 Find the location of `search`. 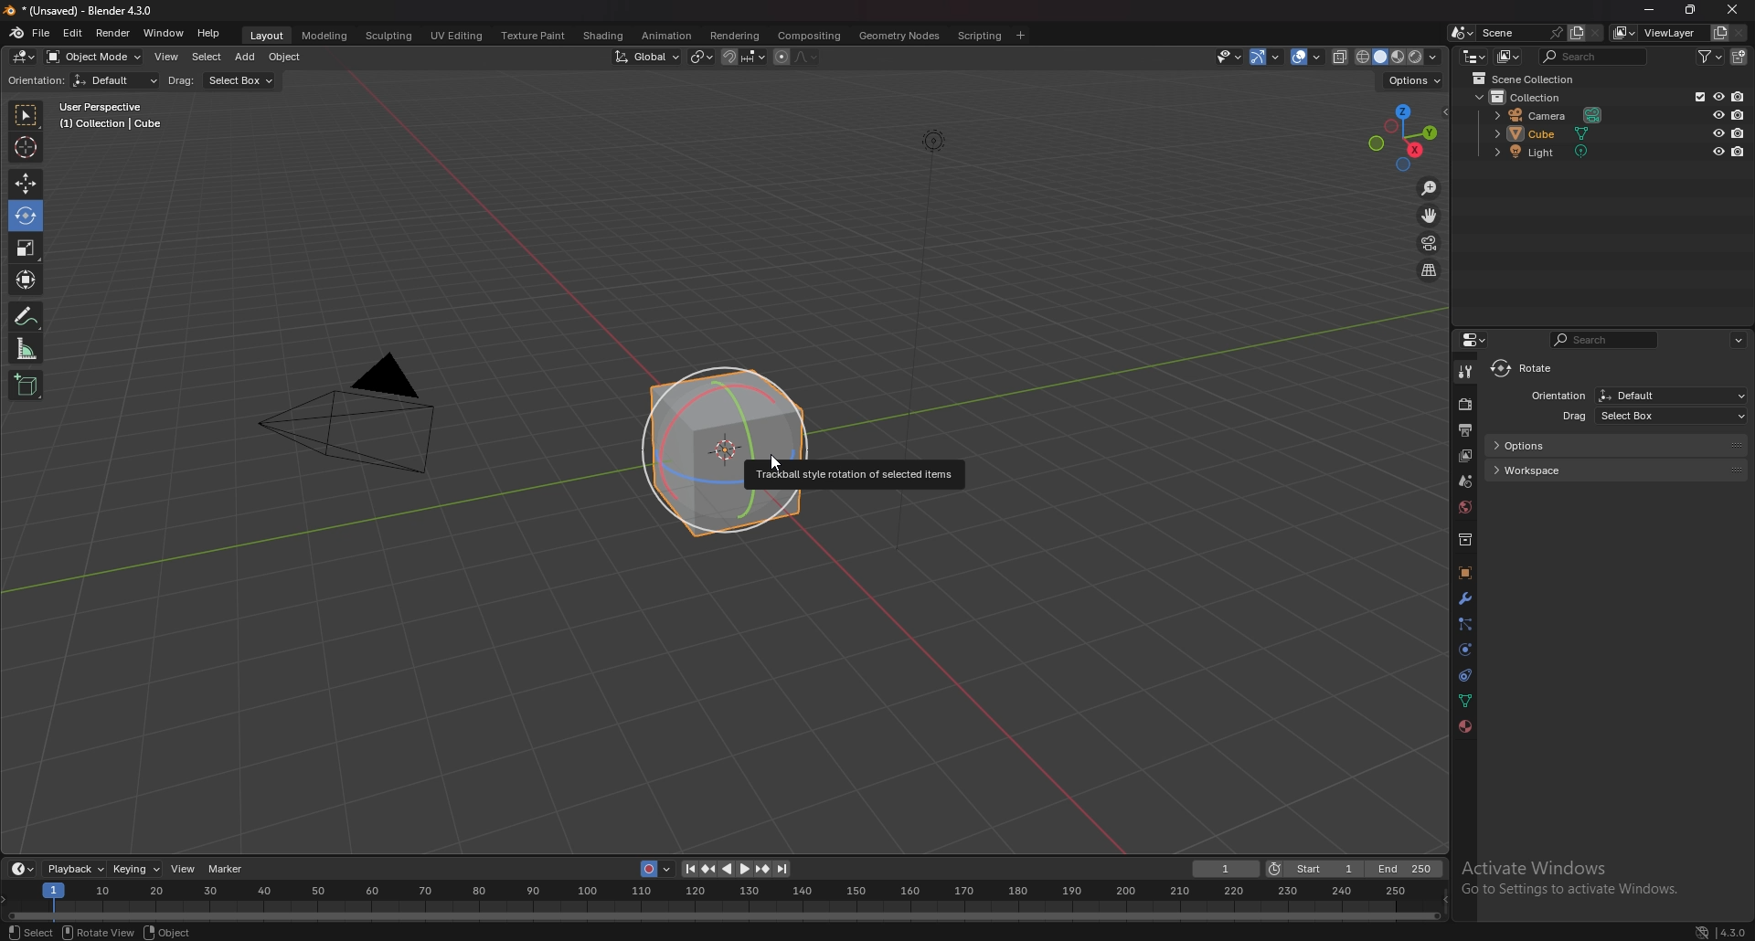

search is located at coordinates (1605, 339).